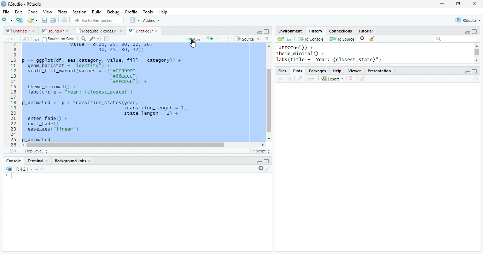 The height and width of the screenshot is (254, 483). Describe the element at coordinates (103, 71) in the screenshot. I see `p <- ggplot(df, aes(category, value, fill = category)) +geom_bar (stat = “identity” +scale_fill_manual (values = c("#FF9999",#66cCCC”,“#FFCC66")) +` at that location.